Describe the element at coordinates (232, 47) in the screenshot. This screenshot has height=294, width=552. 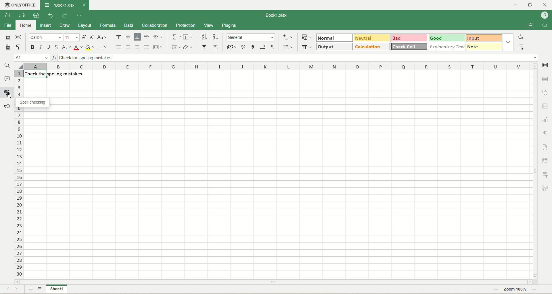
I see `currency style` at that location.